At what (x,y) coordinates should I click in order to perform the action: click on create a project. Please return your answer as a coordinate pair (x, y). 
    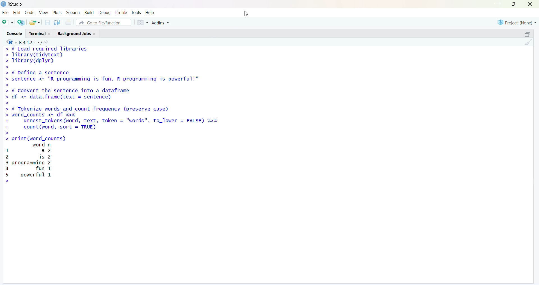
    Looking at the image, I should click on (21, 23).